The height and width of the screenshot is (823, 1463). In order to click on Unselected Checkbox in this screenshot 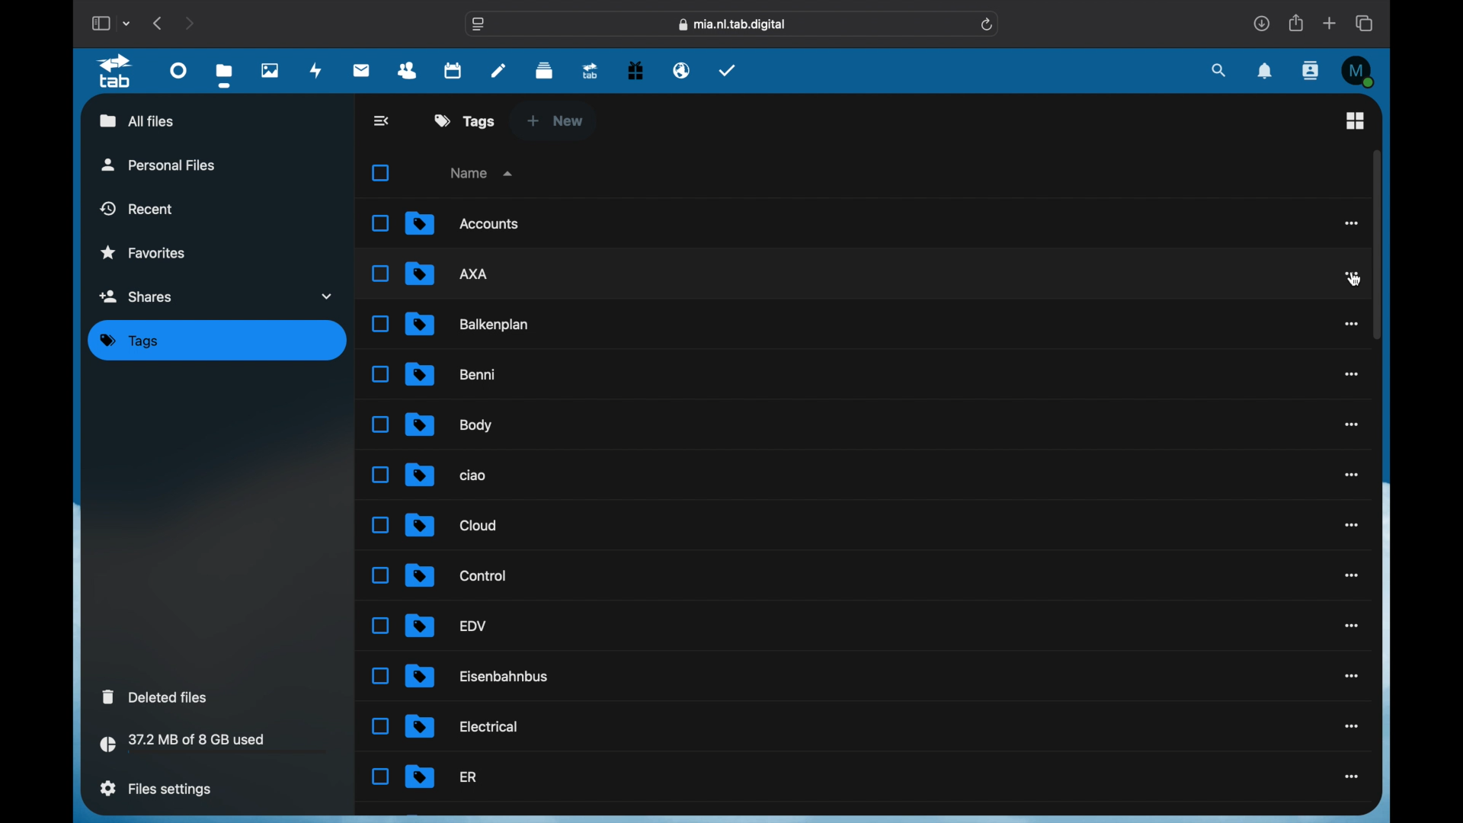, I will do `click(383, 374)`.